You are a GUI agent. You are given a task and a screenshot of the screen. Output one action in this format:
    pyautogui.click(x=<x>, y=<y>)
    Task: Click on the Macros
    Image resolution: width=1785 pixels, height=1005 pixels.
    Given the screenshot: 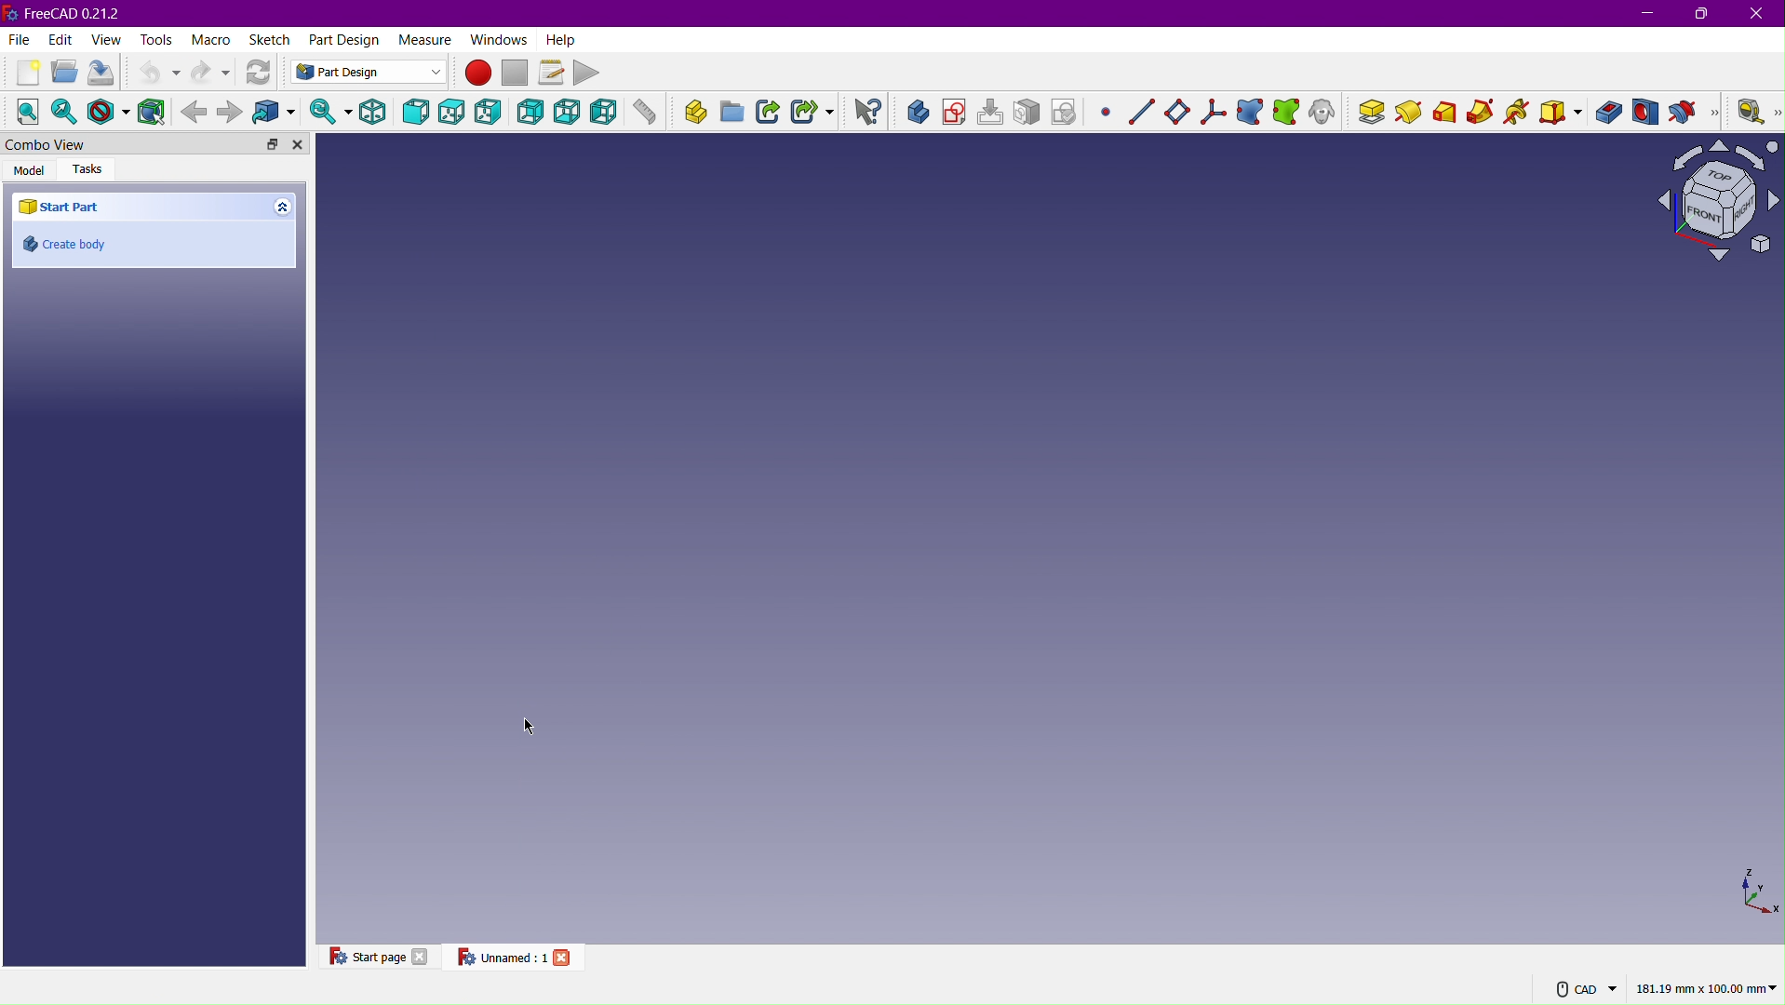 What is the action you would take?
    pyautogui.click(x=554, y=74)
    